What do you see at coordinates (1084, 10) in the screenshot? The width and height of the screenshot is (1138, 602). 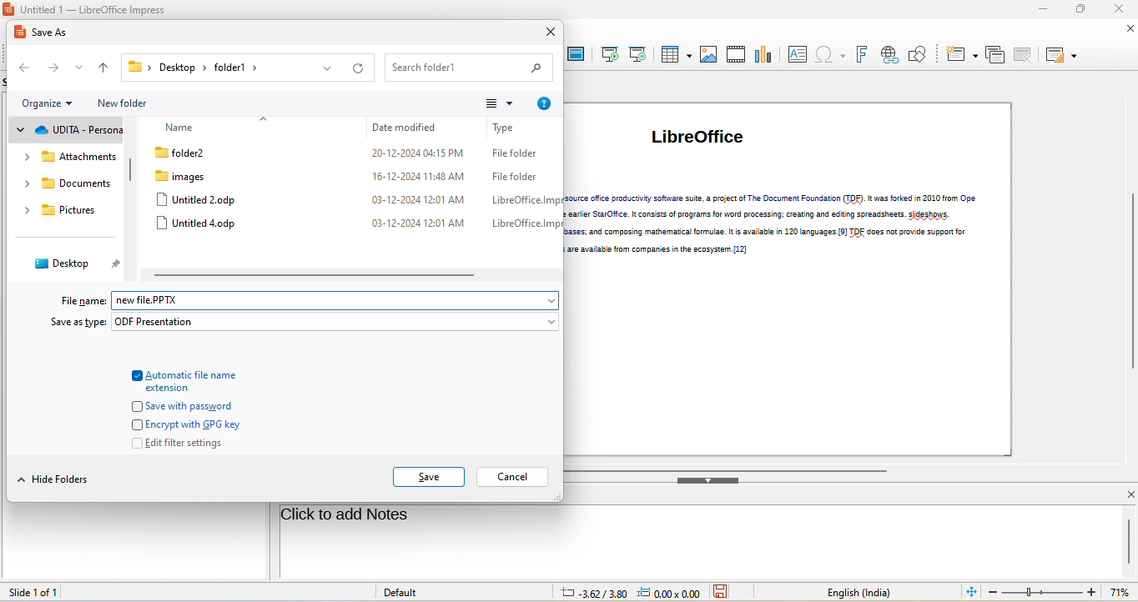 I see `maximize` at bounding box center [1084, 10].